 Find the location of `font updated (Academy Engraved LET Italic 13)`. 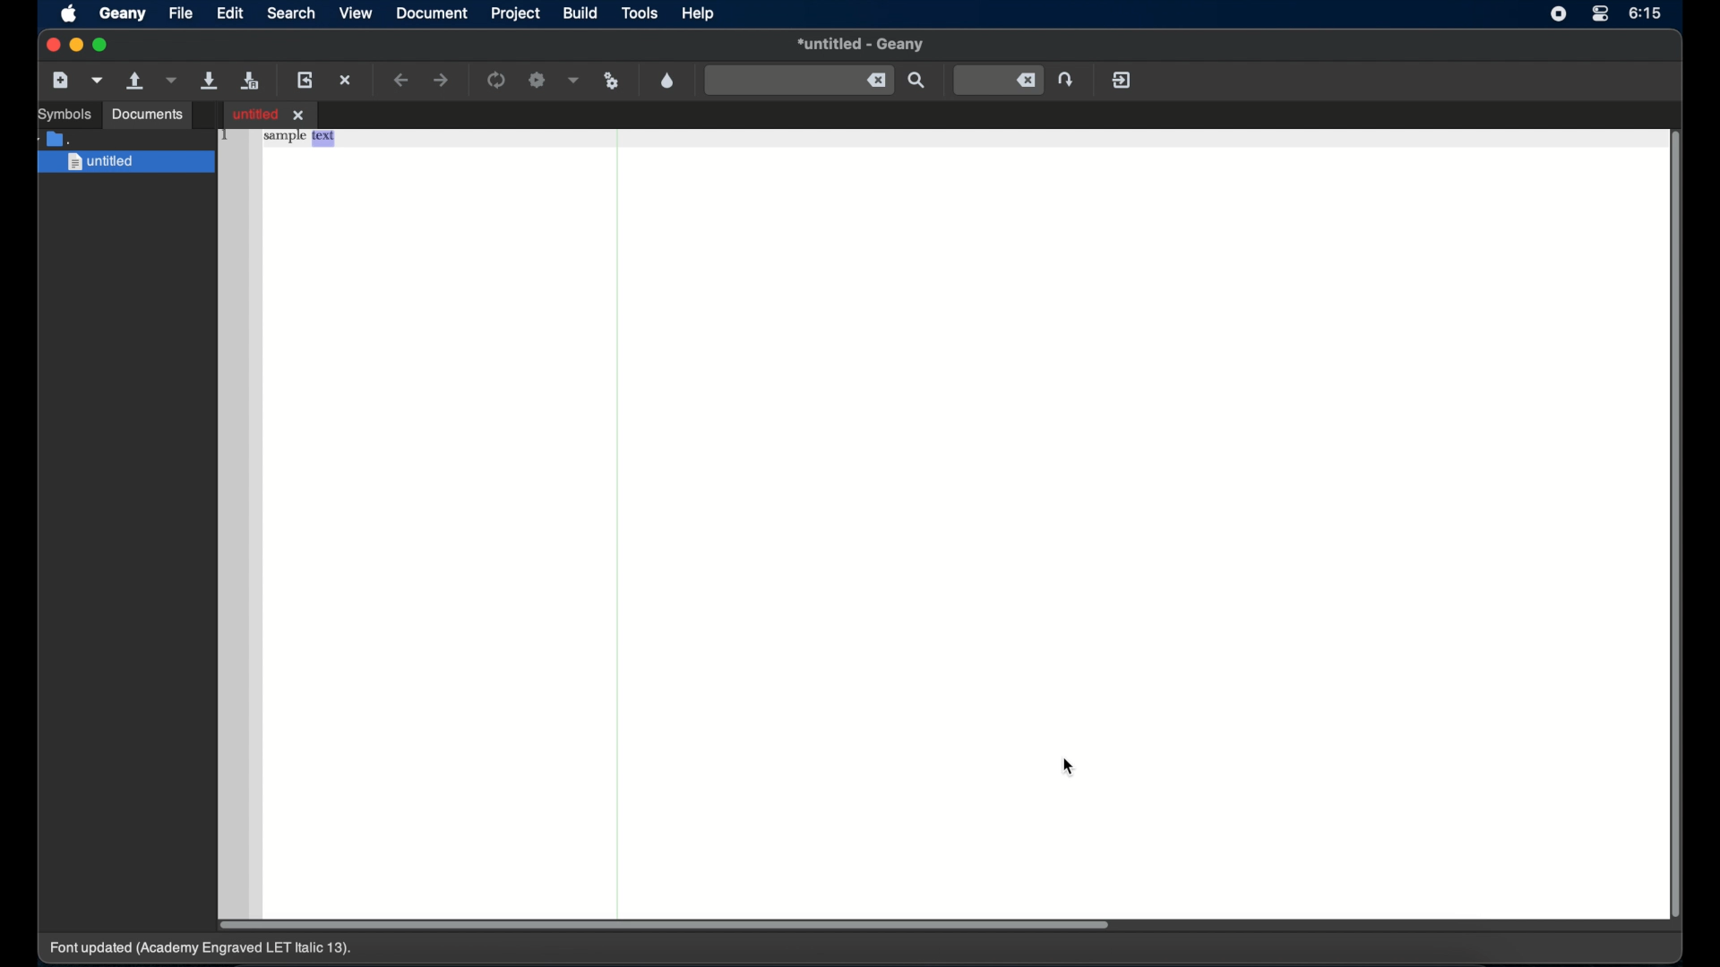

font updated (Academy Engraved LET Italic 13) is located at coordinates (209, 952).